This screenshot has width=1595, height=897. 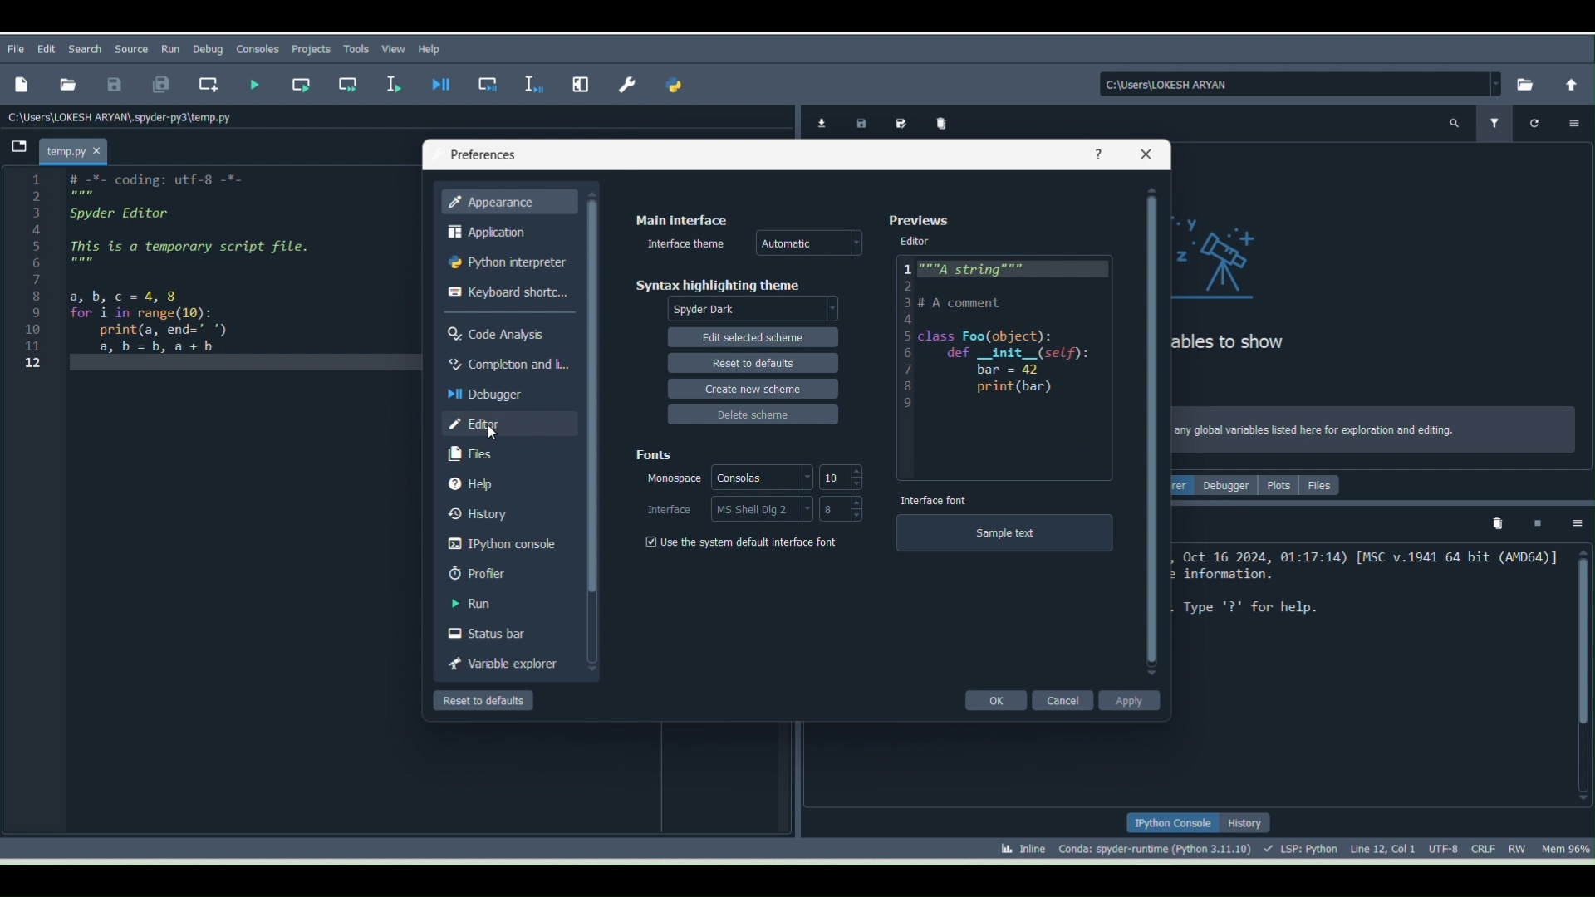 I want to click on Theme, so click(x=758, y=310).